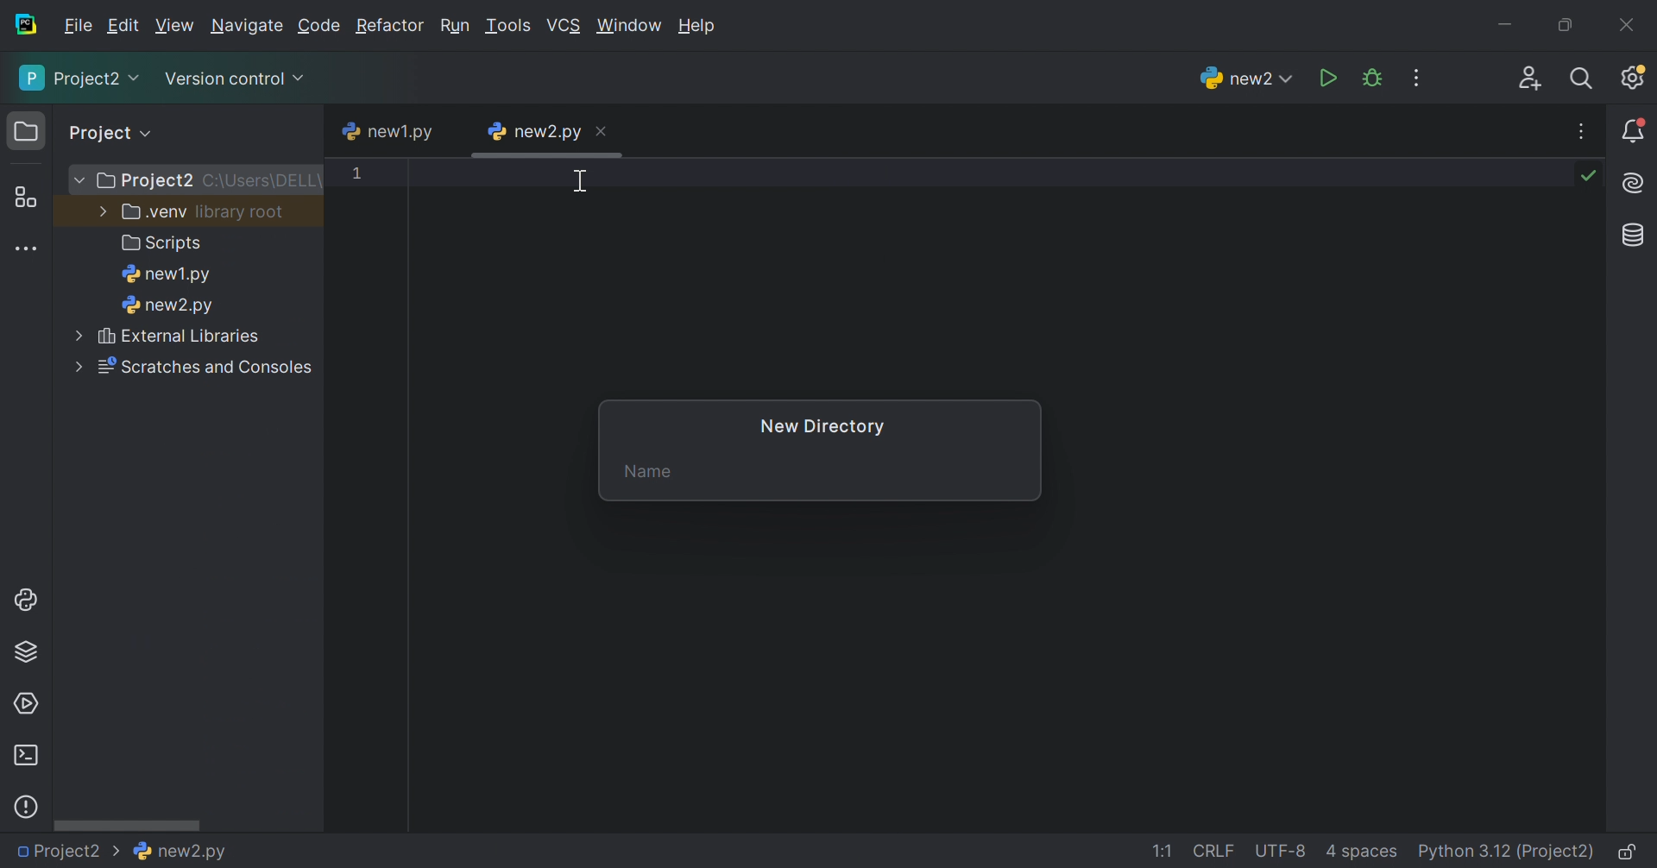 Image resolution: width=1657 pixels, height=868 pixels. Describe the element at coordinates (210, 368) in the screenshot. I see `Scratches and consoles` at that location.